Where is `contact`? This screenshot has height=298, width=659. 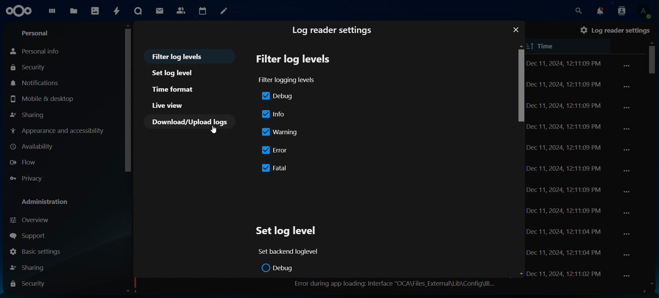 contact is located at coordinates (182, 10).